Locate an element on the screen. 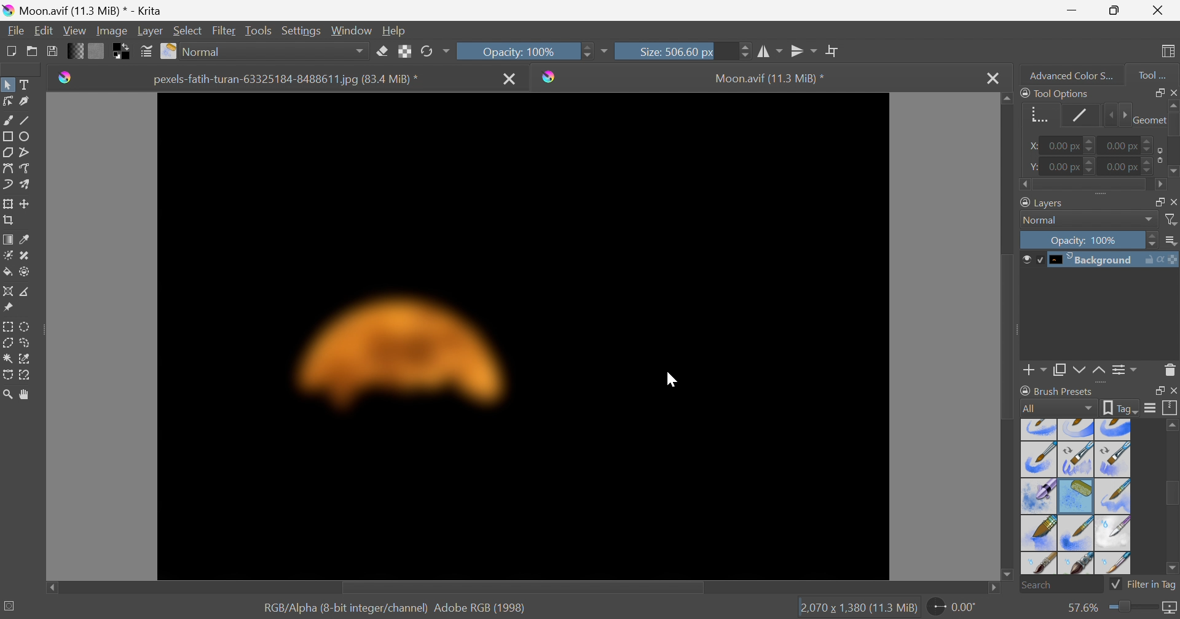  0.00 px is located at coordinates (1069, 145).